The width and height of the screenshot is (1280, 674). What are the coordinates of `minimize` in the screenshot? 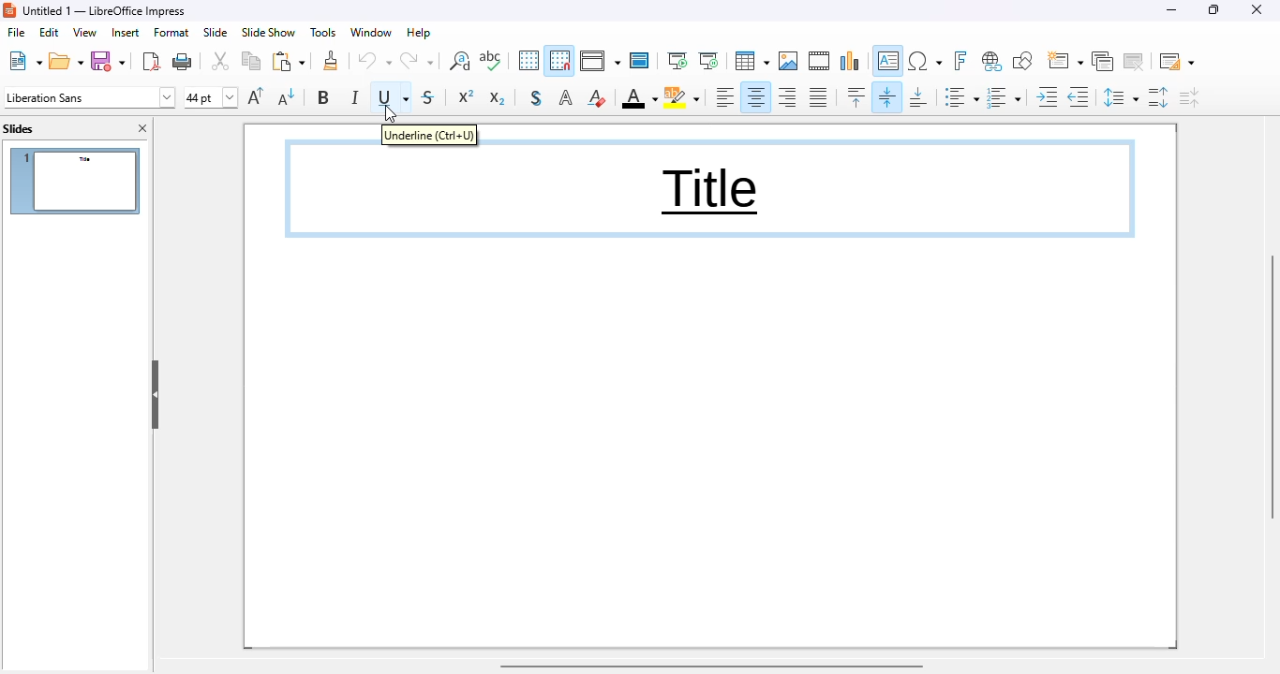 It's located at (1171, 10).